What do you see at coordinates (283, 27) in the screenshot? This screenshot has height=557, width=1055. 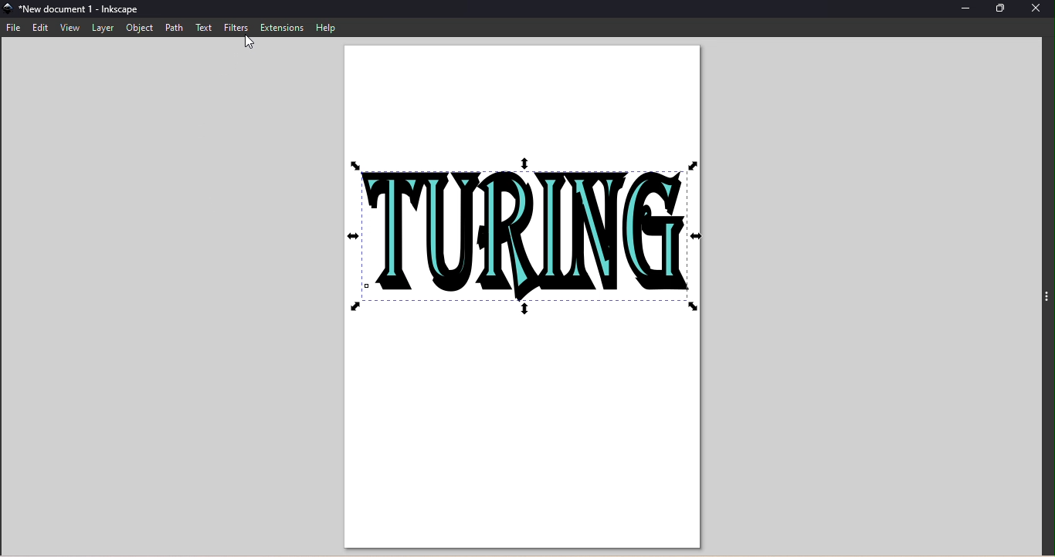 I see `Extensions` at bounding box center [283, 27].